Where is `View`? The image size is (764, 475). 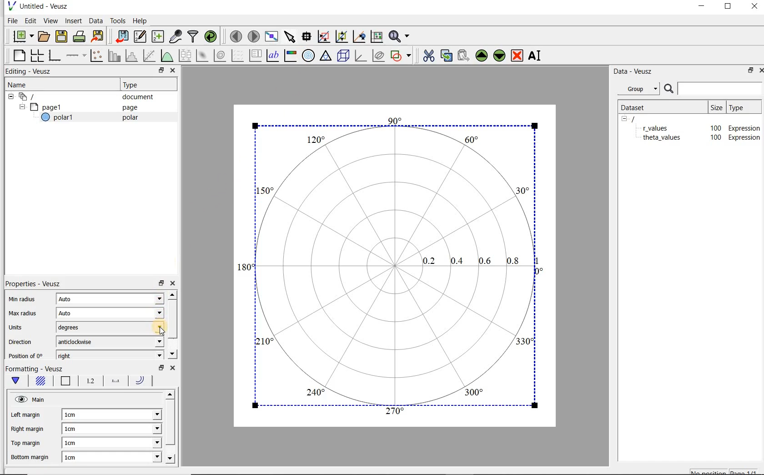
View is located at coordinates (50, 20).